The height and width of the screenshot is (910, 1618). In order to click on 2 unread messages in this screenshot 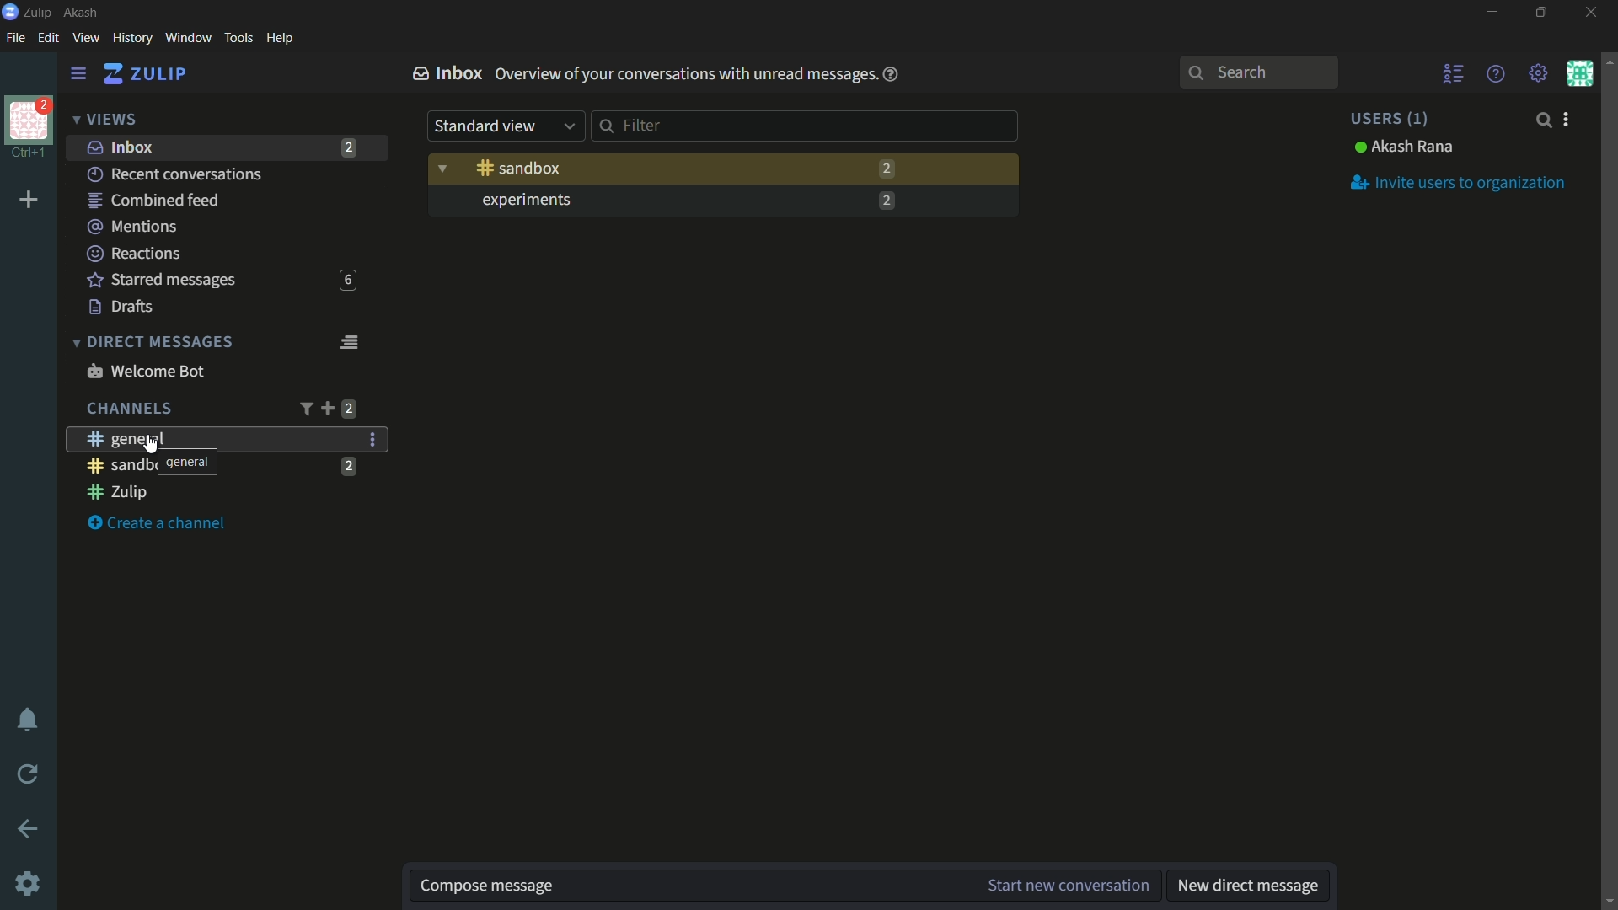, I will do `click(349, 409)`.